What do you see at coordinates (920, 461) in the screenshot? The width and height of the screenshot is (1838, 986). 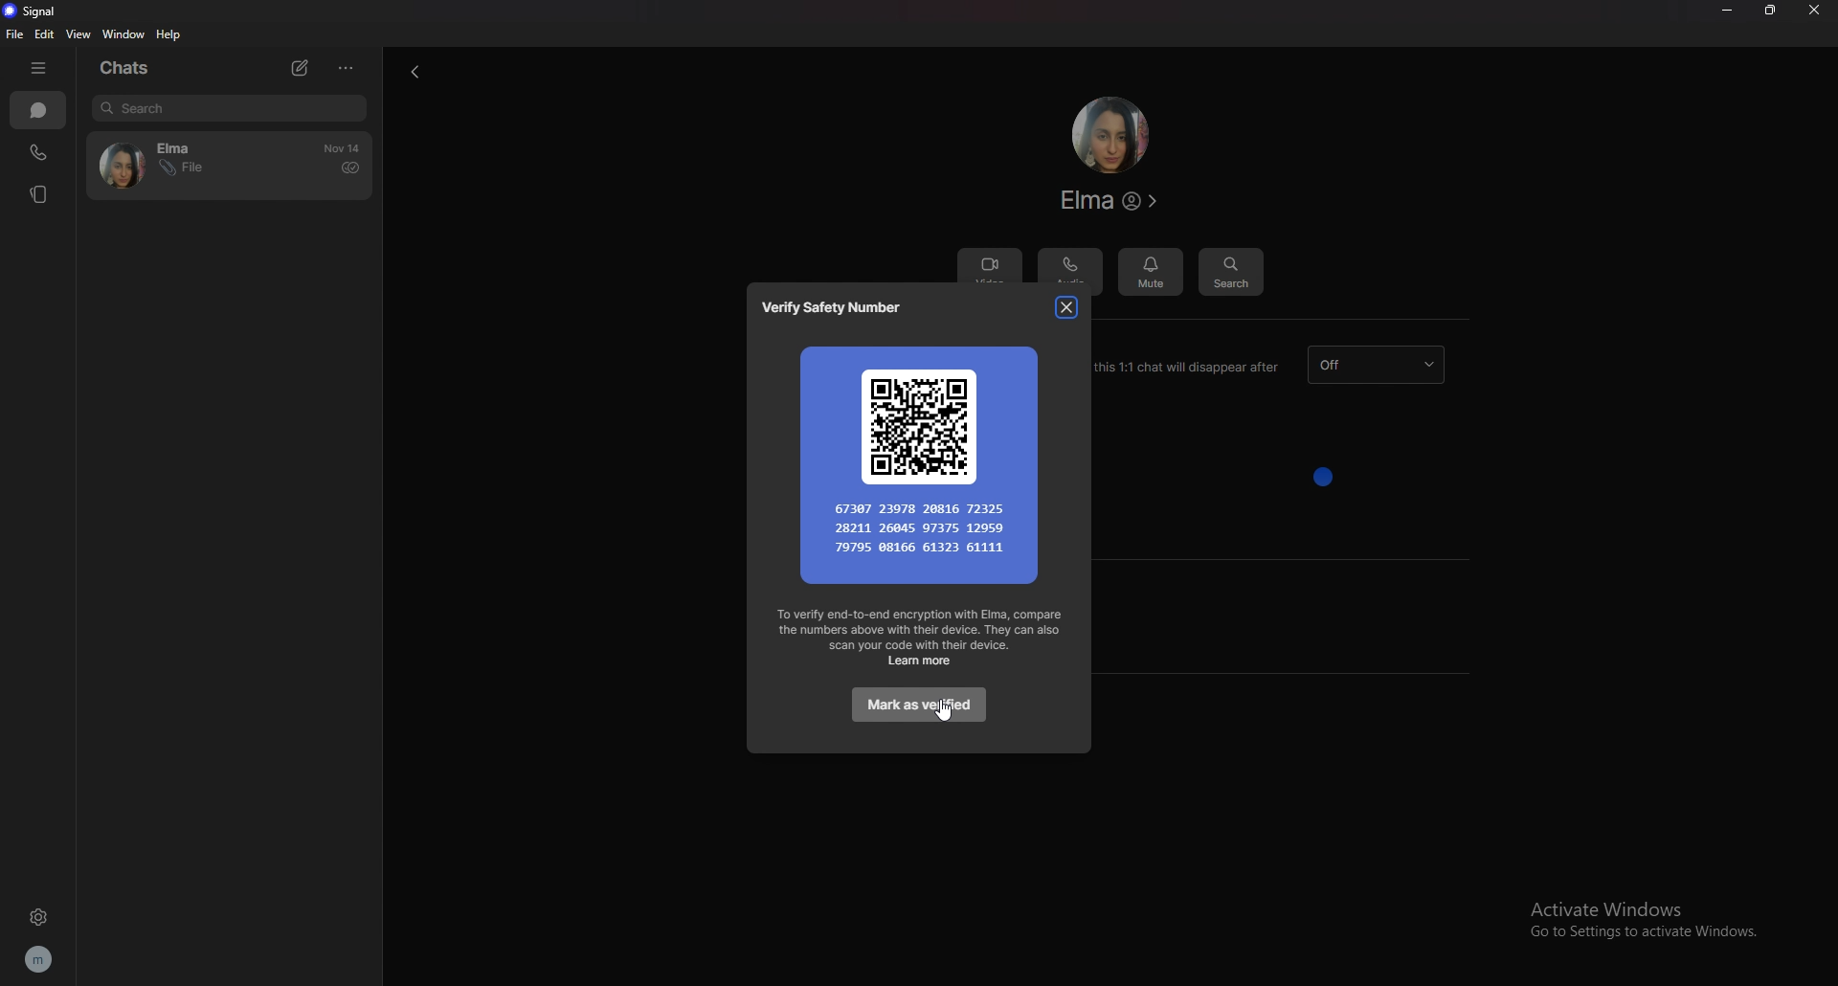 I see `qr code` at bounding box center [920, 461].